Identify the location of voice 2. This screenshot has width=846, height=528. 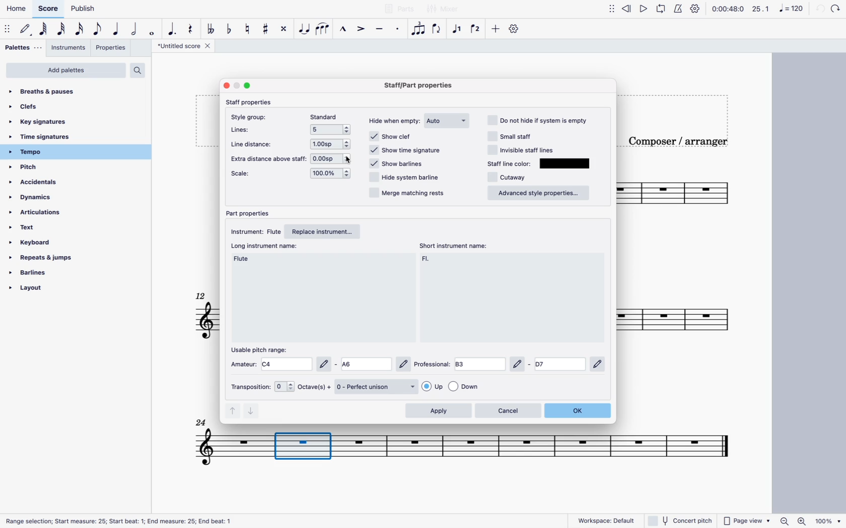
(476, 30).